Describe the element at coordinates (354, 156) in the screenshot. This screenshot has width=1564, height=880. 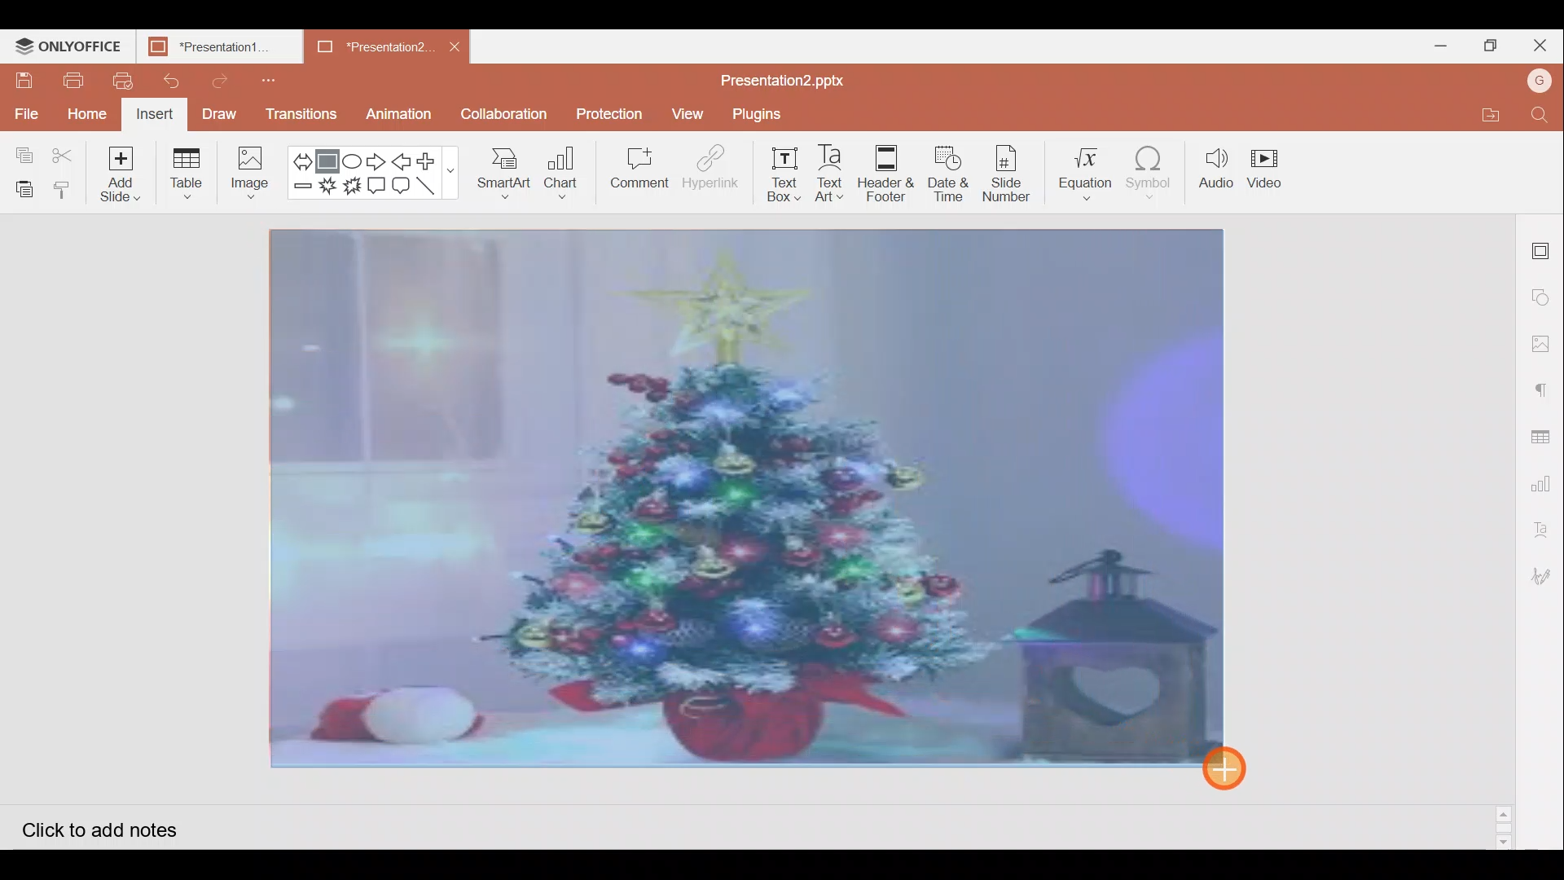
I see `Ellipse` at that location.